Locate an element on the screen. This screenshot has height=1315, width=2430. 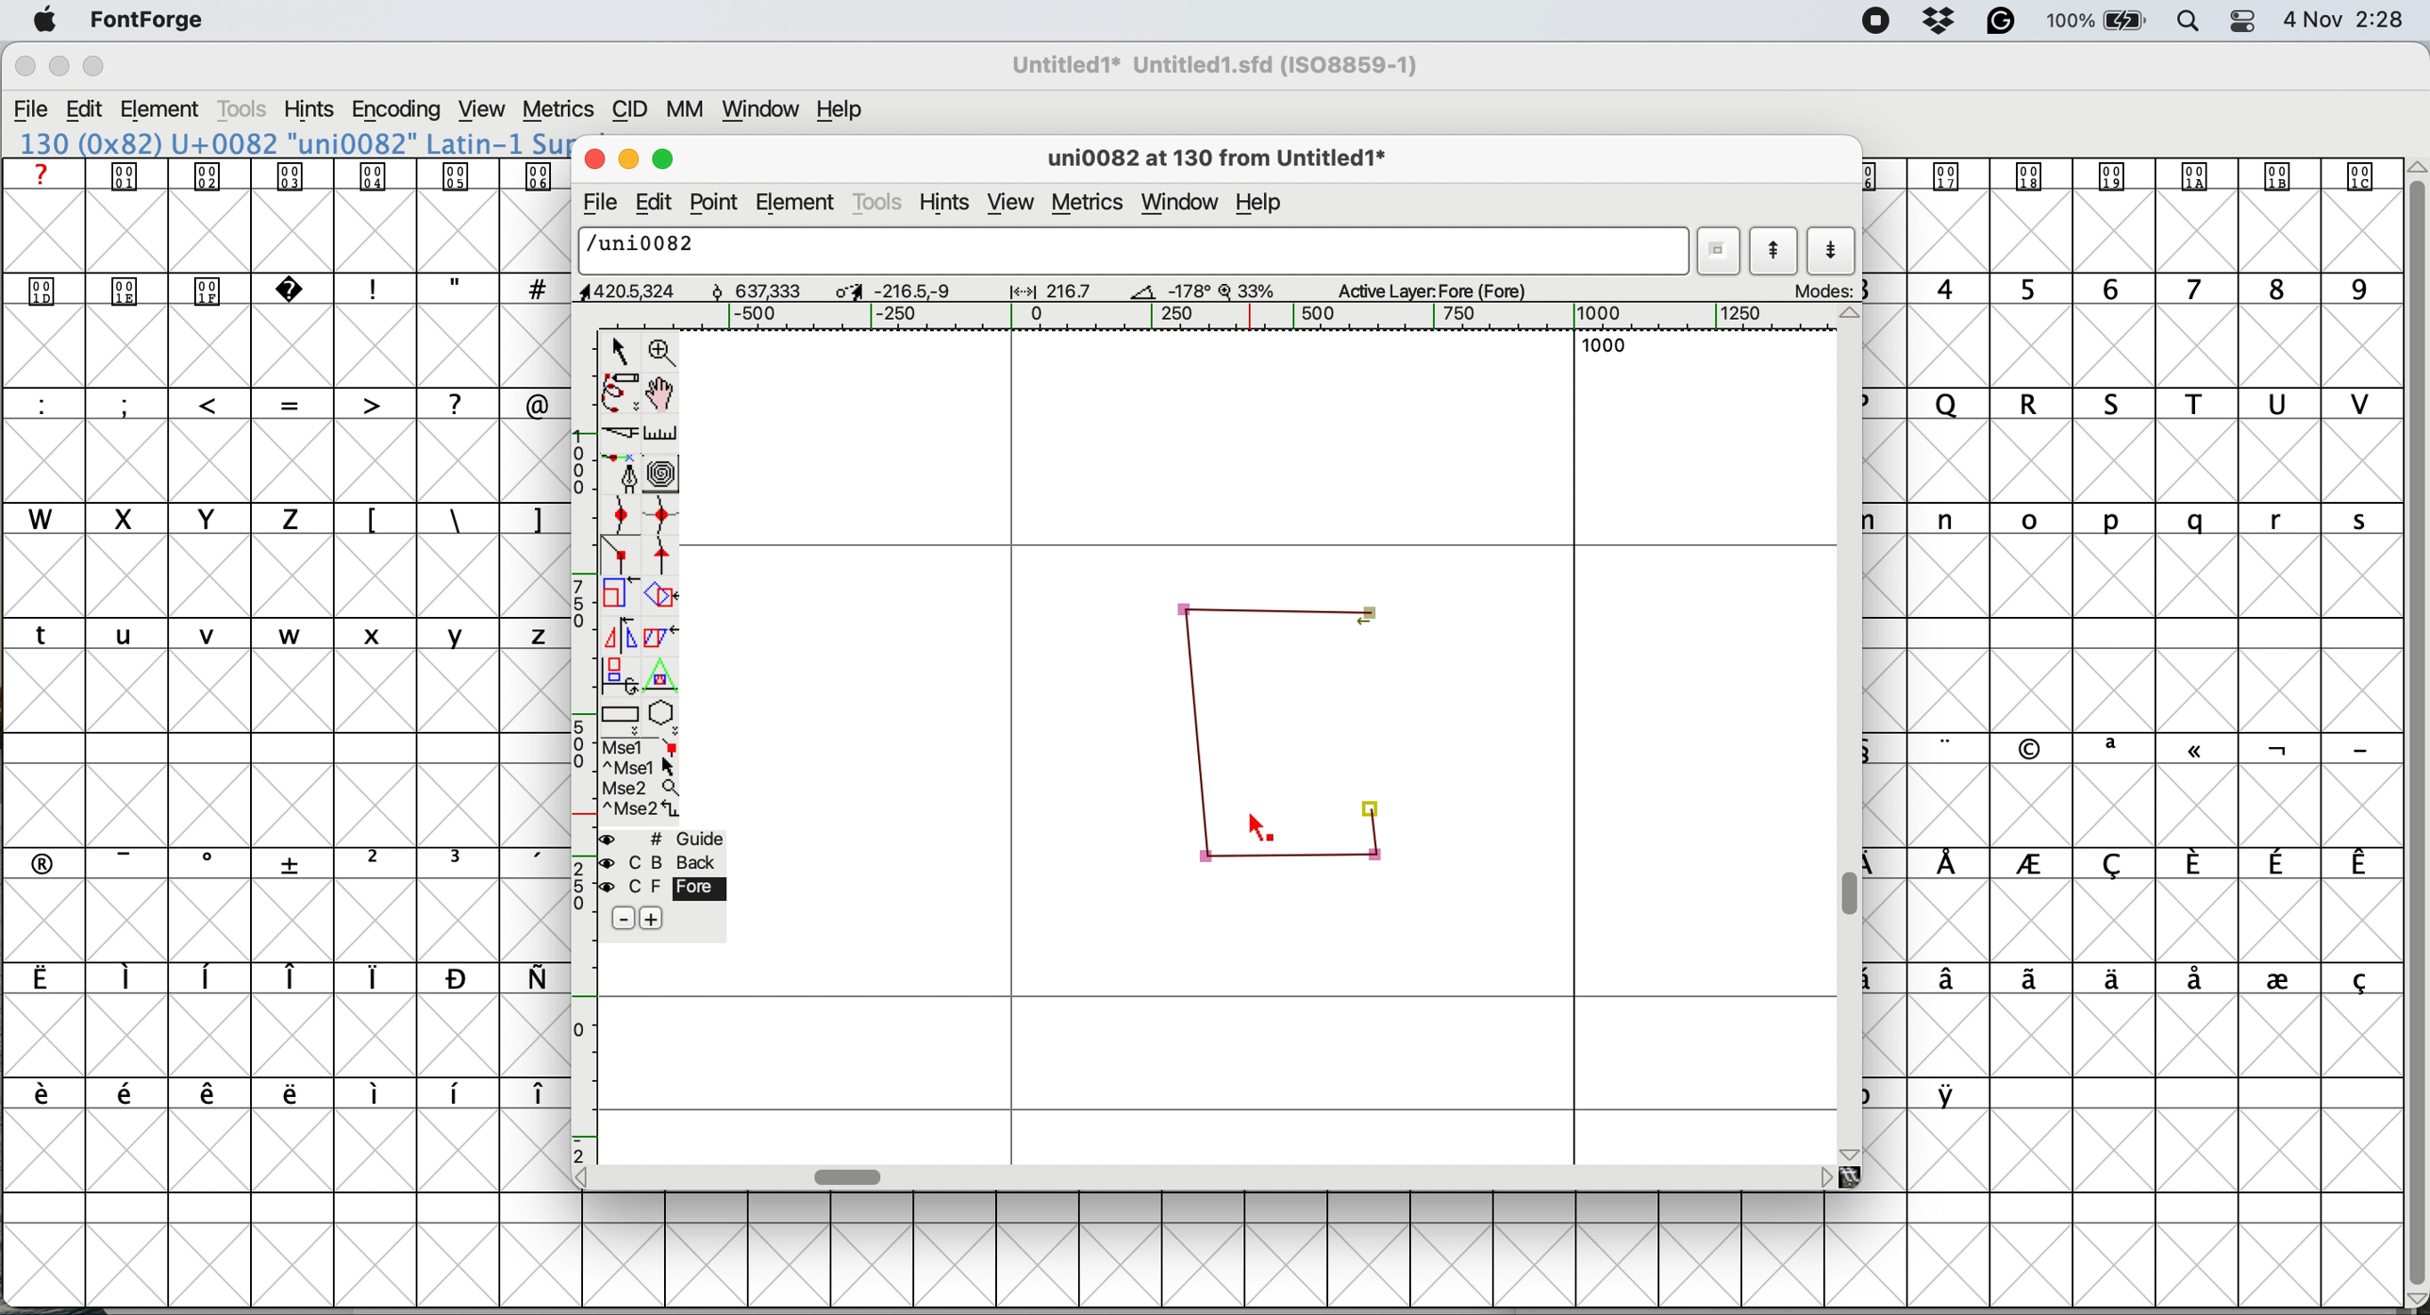
dimensions is located at coordinates (876, 290).